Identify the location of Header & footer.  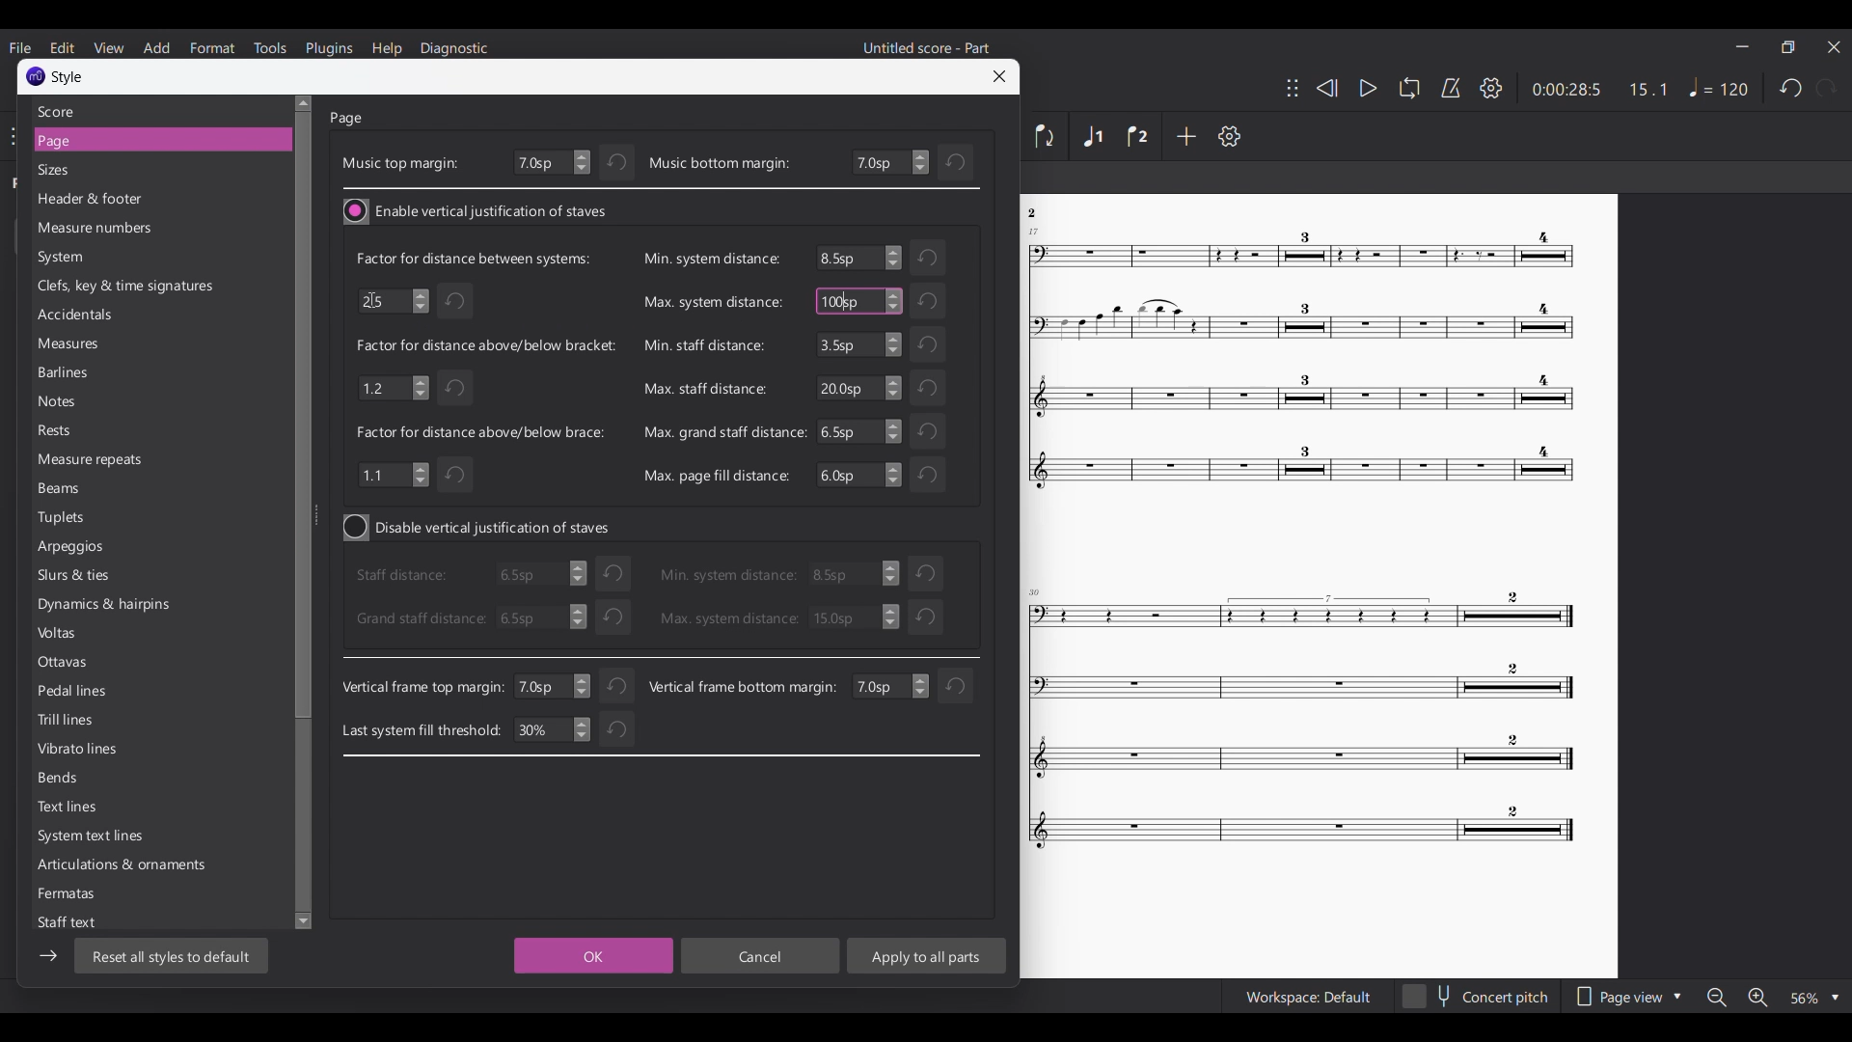
(145, 201).